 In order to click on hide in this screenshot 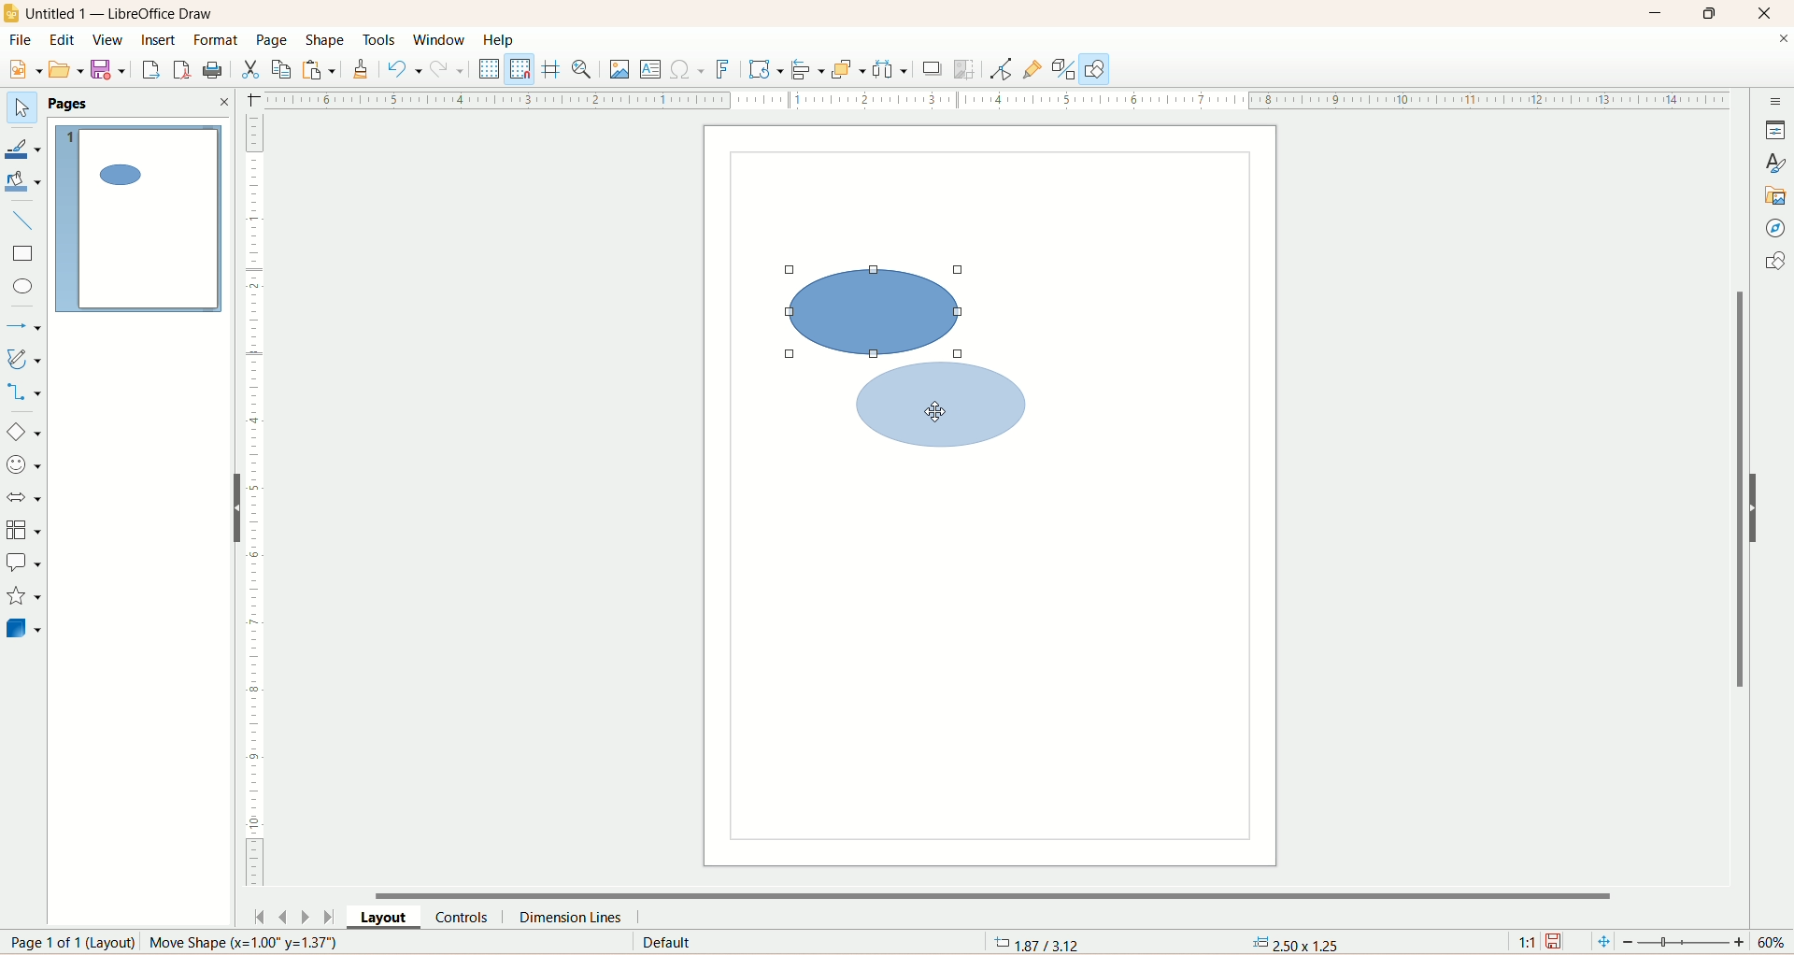, I will do `click(1758, 506)`.